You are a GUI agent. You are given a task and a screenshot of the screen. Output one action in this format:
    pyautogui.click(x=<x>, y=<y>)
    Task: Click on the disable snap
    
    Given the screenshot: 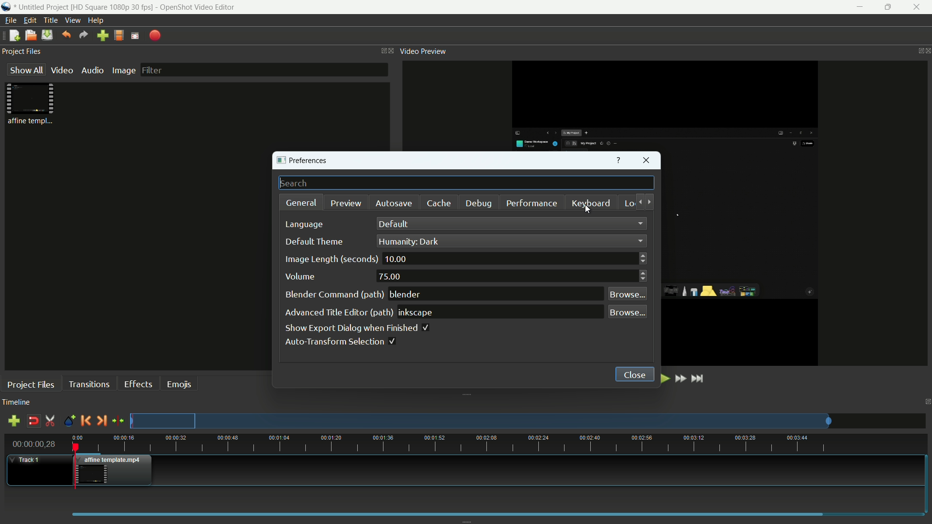 What is the action you would take?
    pyautogui.click(x=33, y=421)
    